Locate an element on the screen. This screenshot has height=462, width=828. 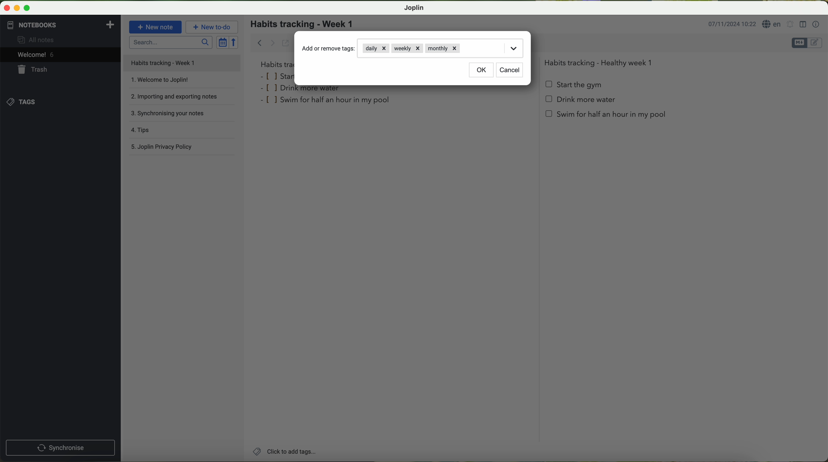
toggle sort order field is located at coordinates (222, 42).